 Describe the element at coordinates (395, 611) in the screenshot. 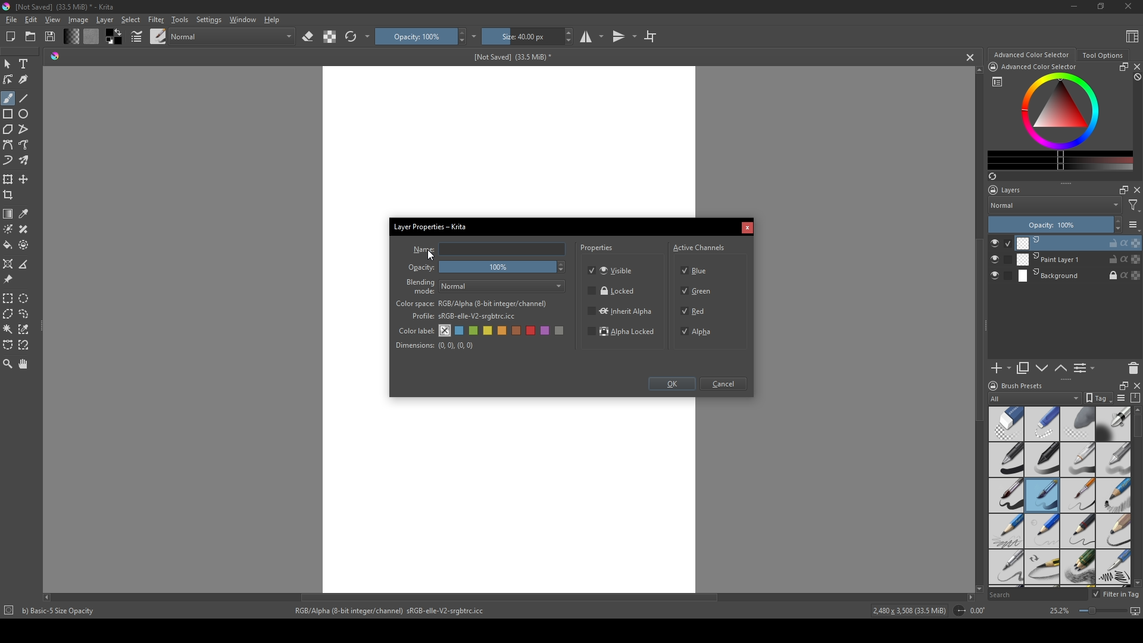

I see `RGB/Alpha (8-bit integer/channel) sRGB-elle-V2-srgbtrc.icc` at that location.